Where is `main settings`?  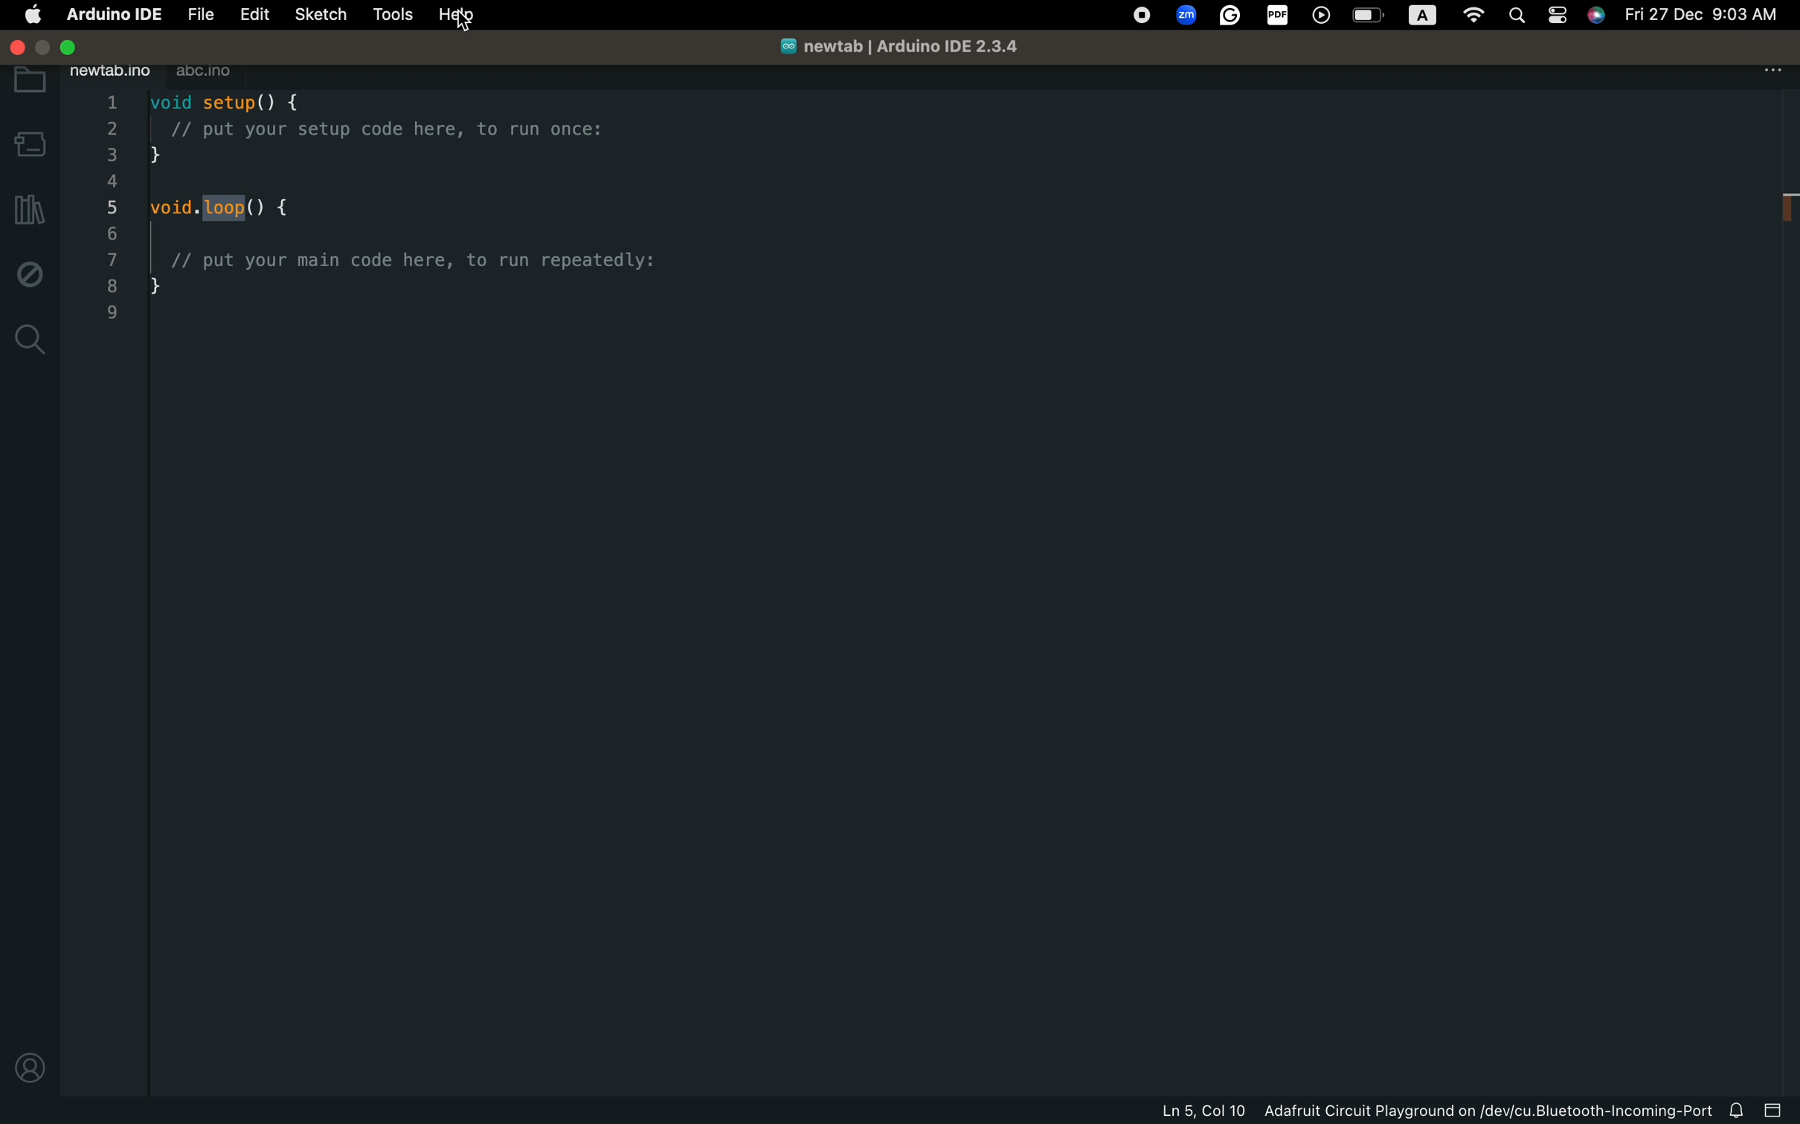
main settings is located at coordinates (1771, 70).